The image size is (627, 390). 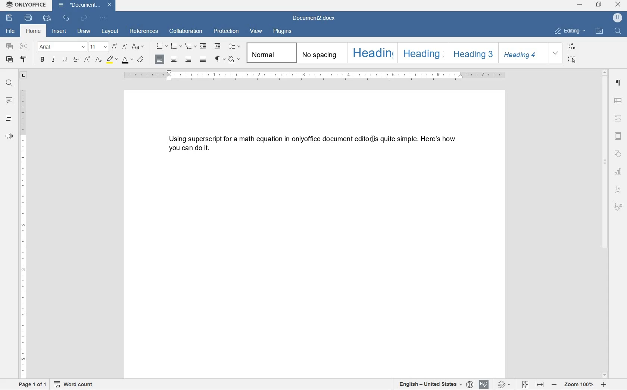 What do you see at coordinates (314, 18) in the screenshot?
I see `Document2.docx` at bounding box center [314, 18].